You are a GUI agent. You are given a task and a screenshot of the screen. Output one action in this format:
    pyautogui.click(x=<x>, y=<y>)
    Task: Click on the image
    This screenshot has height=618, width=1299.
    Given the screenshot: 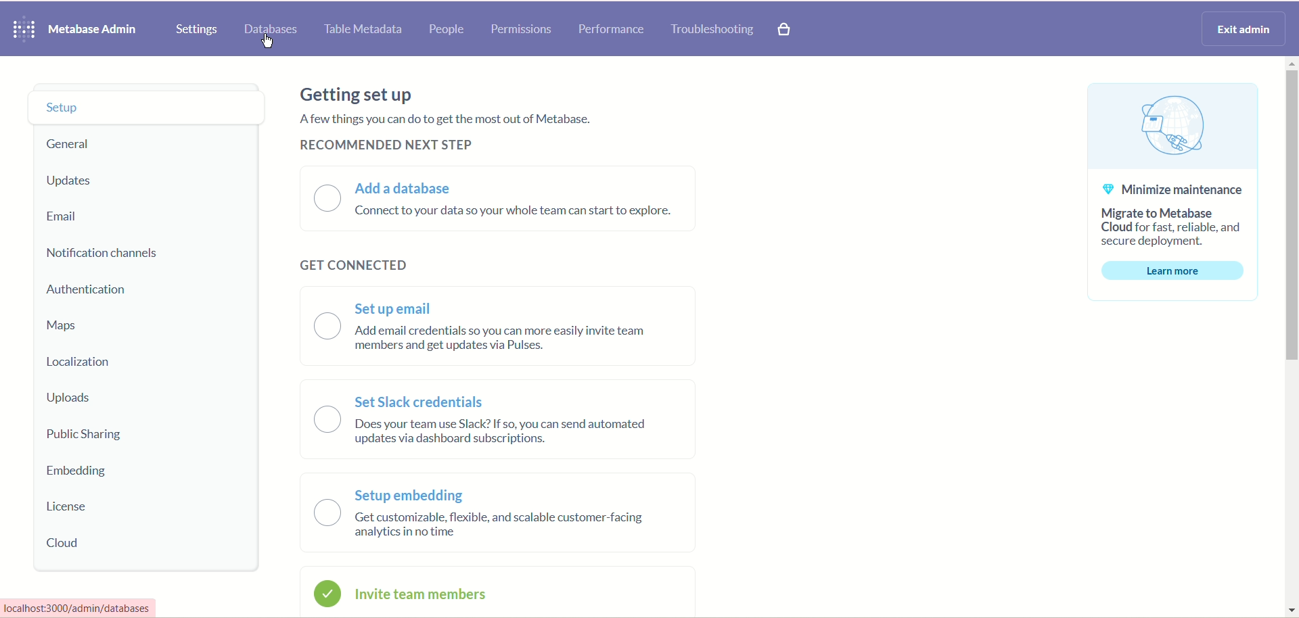 What is the action you would take?
    pyautogui.click(x=1172, y=126)
    